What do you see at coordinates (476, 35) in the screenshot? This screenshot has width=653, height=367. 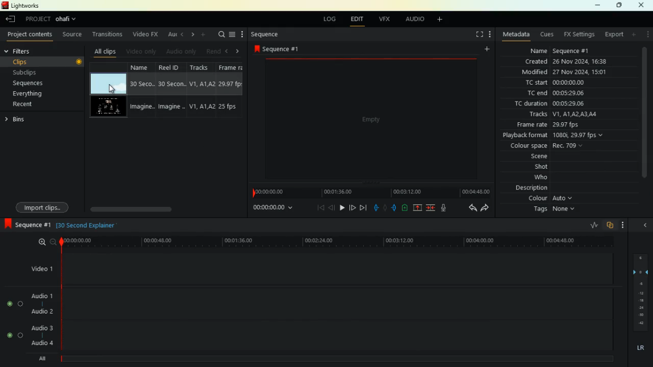 I see `fullscreen` at bounding box center [476, 35].